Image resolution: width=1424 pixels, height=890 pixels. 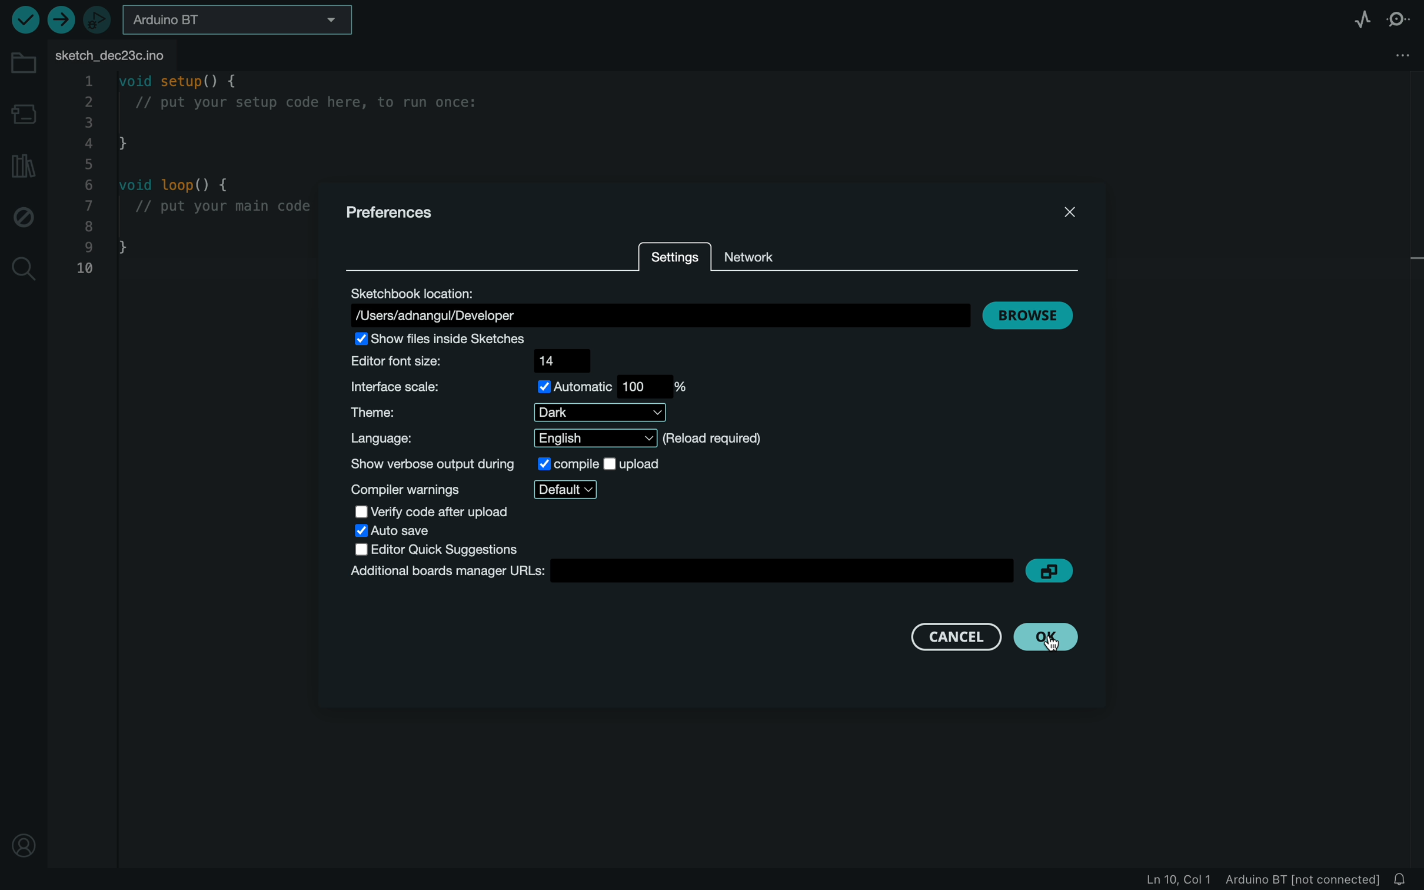 I want to click on settings, so click(x=674, y=260).